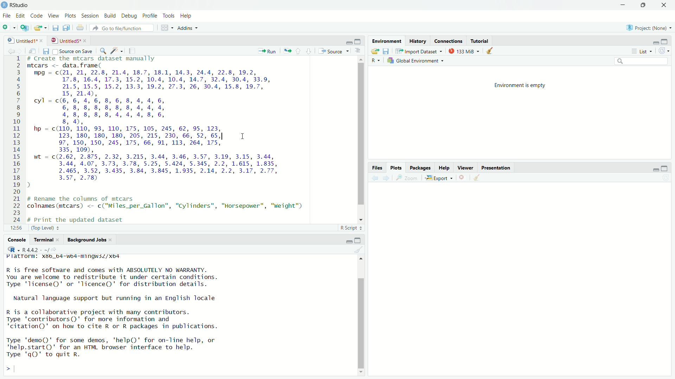  What do you see at coordinates (665, 41) in the screenshot?
I see `maximise` at bounding box center [665, 41].